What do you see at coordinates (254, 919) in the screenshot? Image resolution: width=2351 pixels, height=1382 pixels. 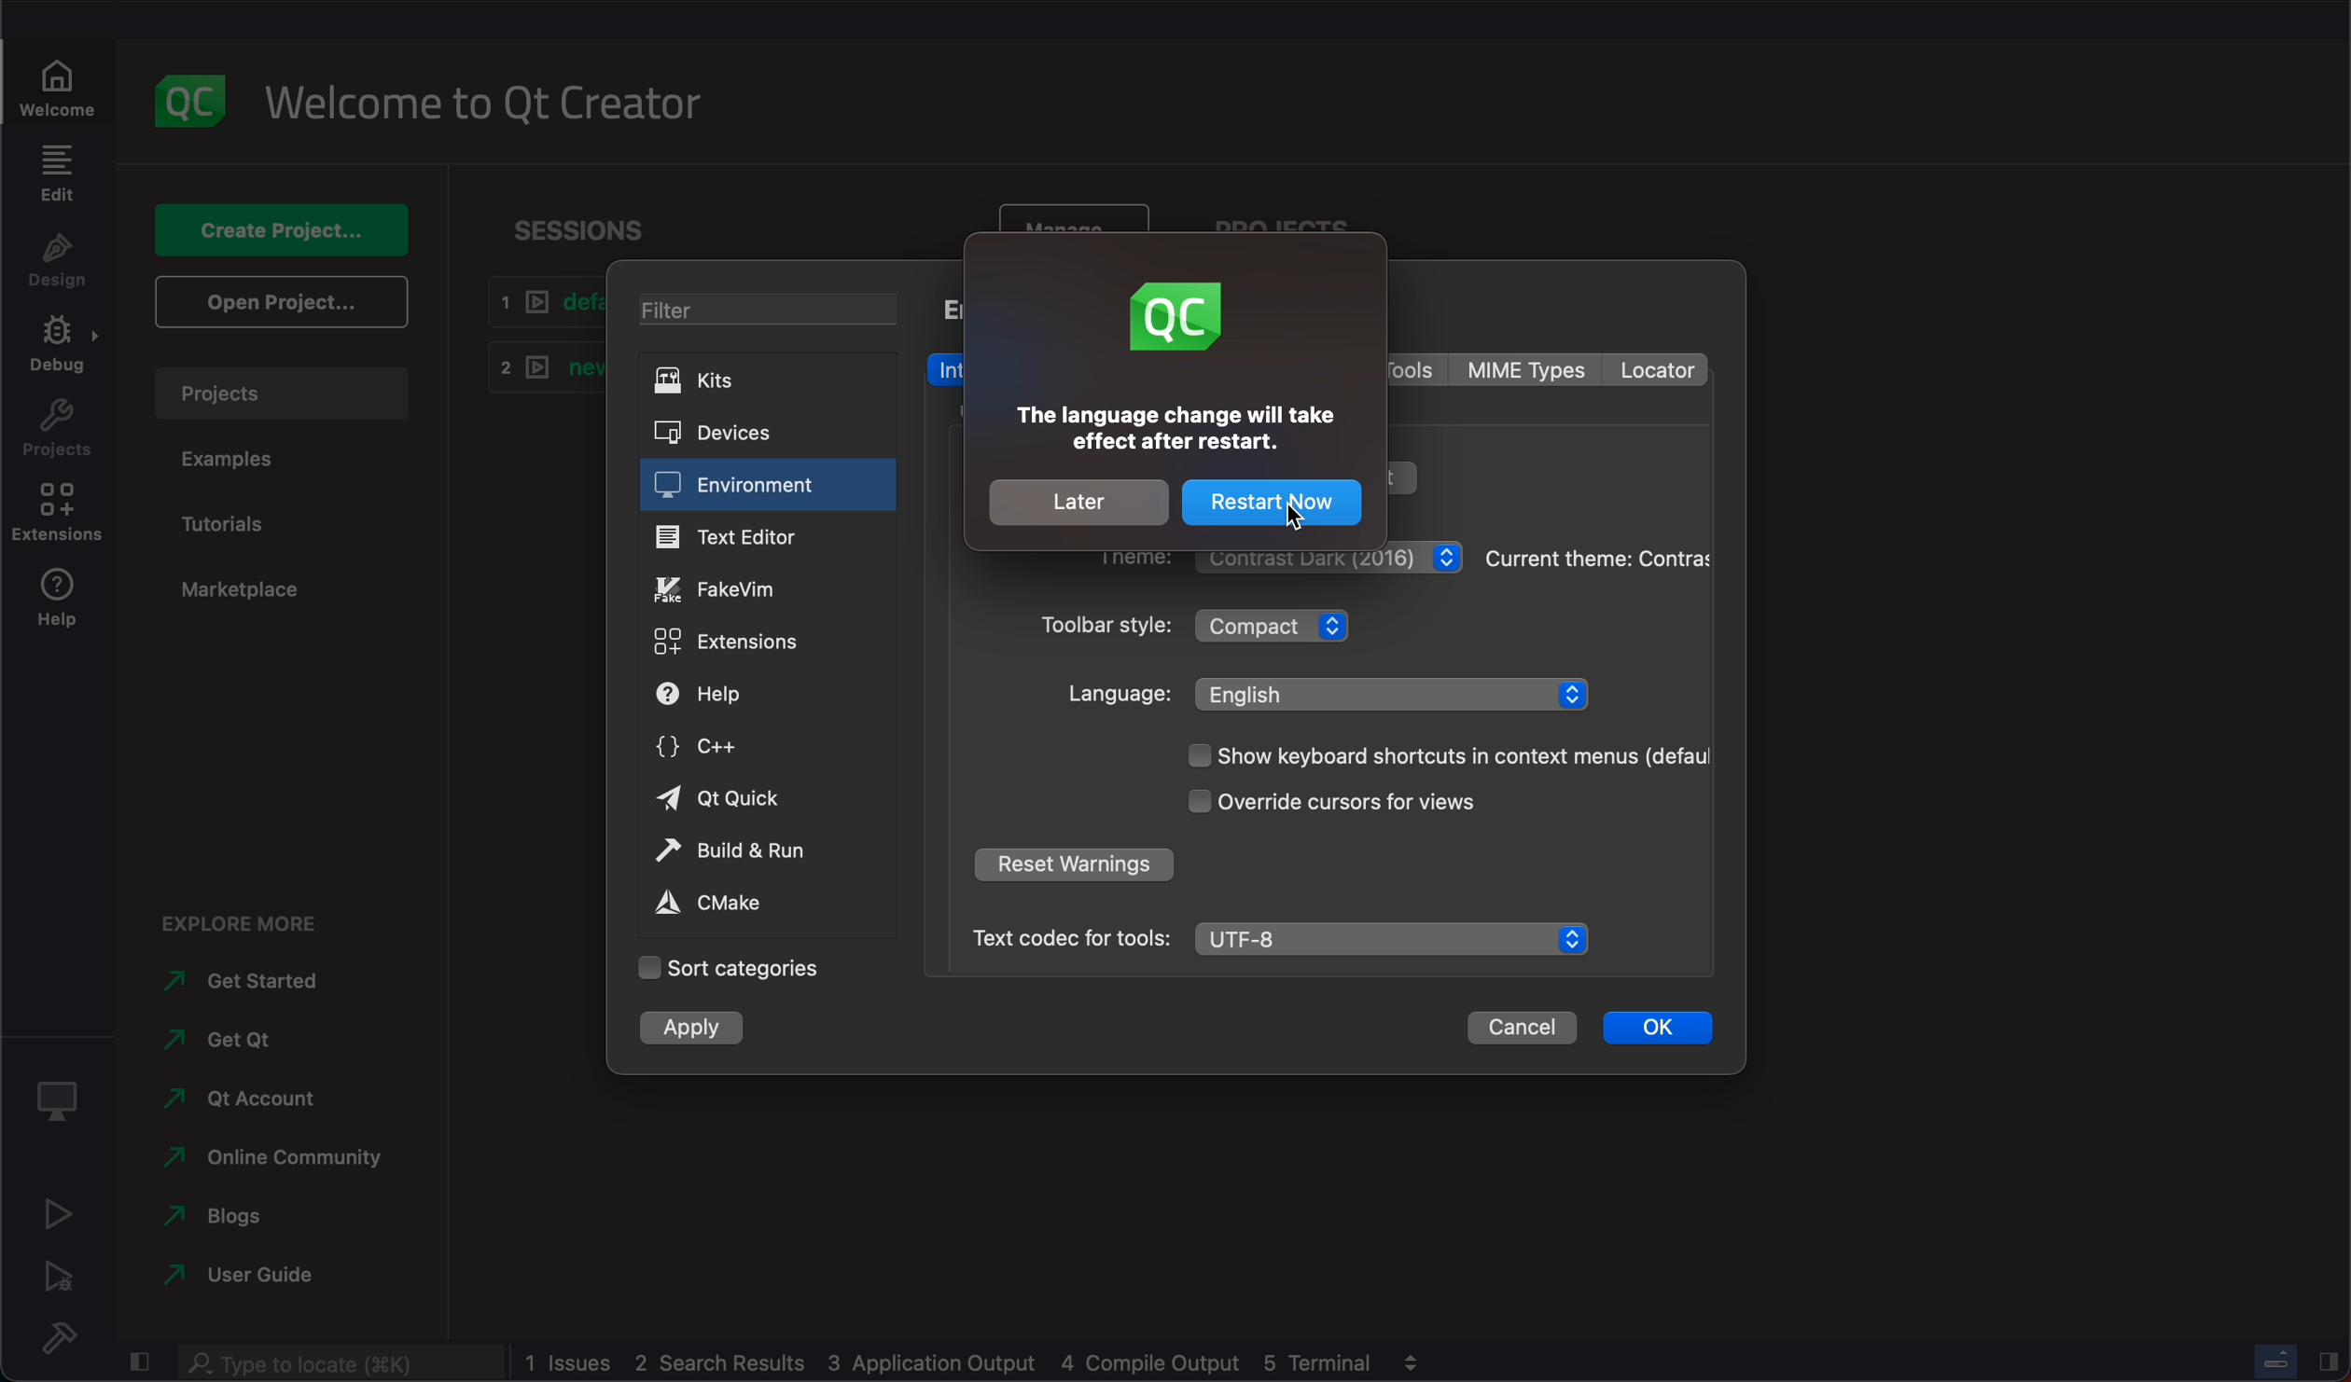 I see `explore more ` at bounding box center [254, 919].